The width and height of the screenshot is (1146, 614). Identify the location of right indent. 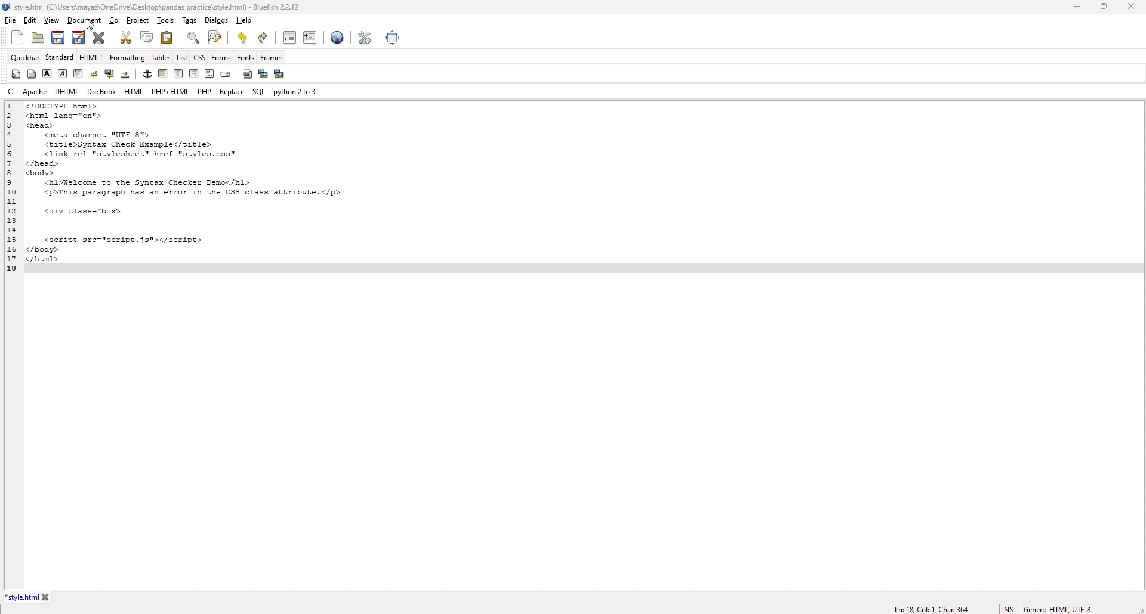
(196, 74).